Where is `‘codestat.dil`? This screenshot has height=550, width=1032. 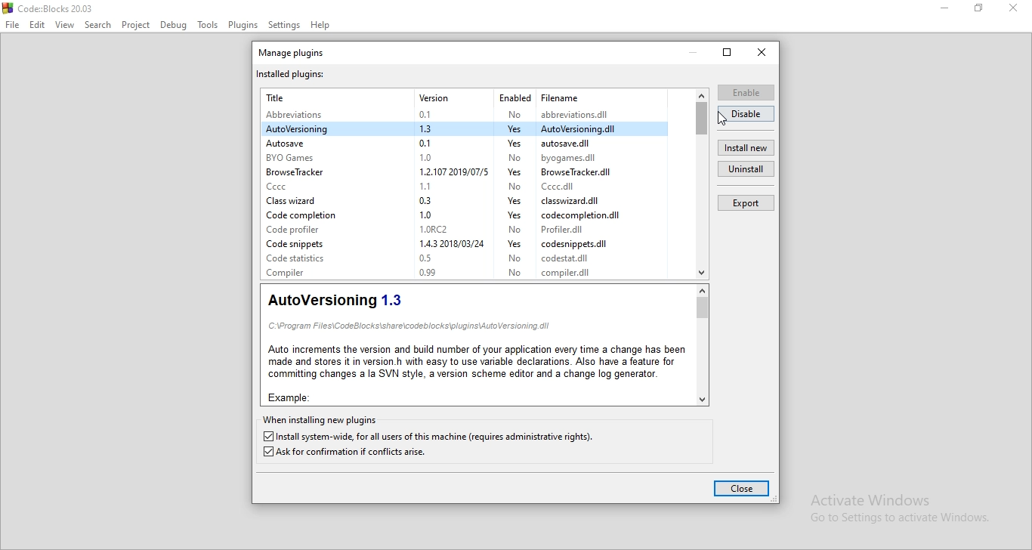 ‘codestat.dil is located at coordinates (568, 261).